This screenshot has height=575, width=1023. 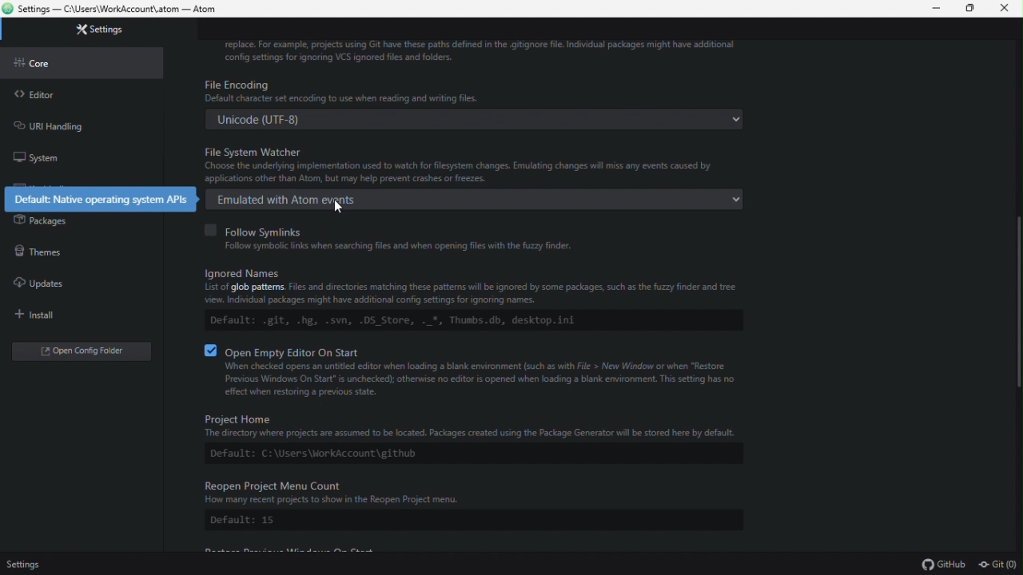 I want to click on © Open Empty Editor On Start, so click(x=288, y=350).